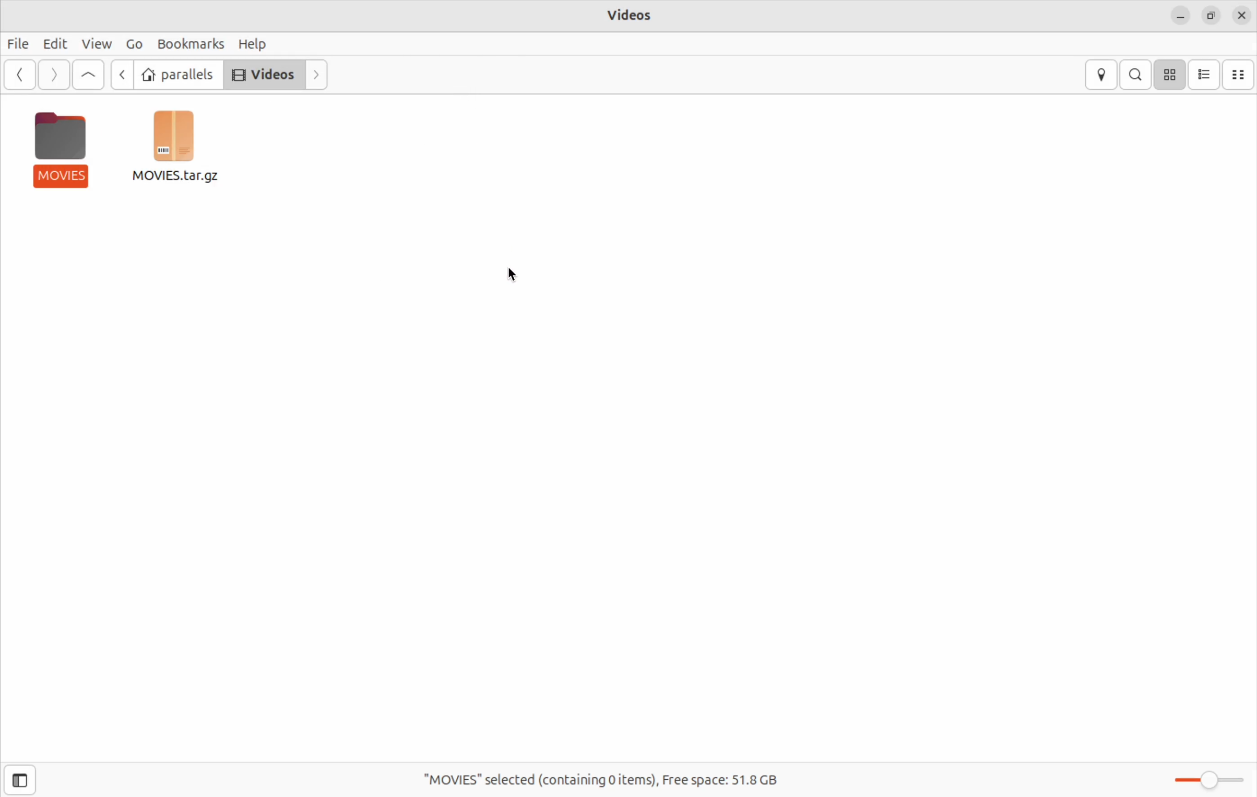 This screenshot has height=797, width=1257. What do you see at coordinates (318, 74) in the screenshot?
I see `next` at bounding box center [318, 74].